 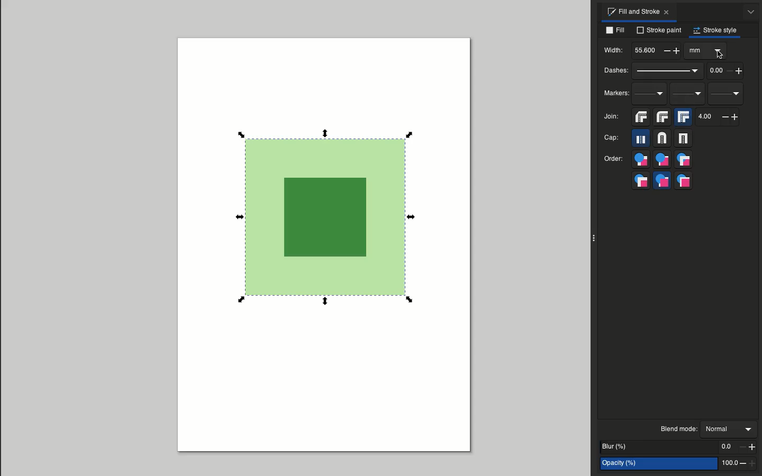 What do you see at coordinates (717, 117) in the screenshot?
I see `4.0` at bounding box center [717, 117].